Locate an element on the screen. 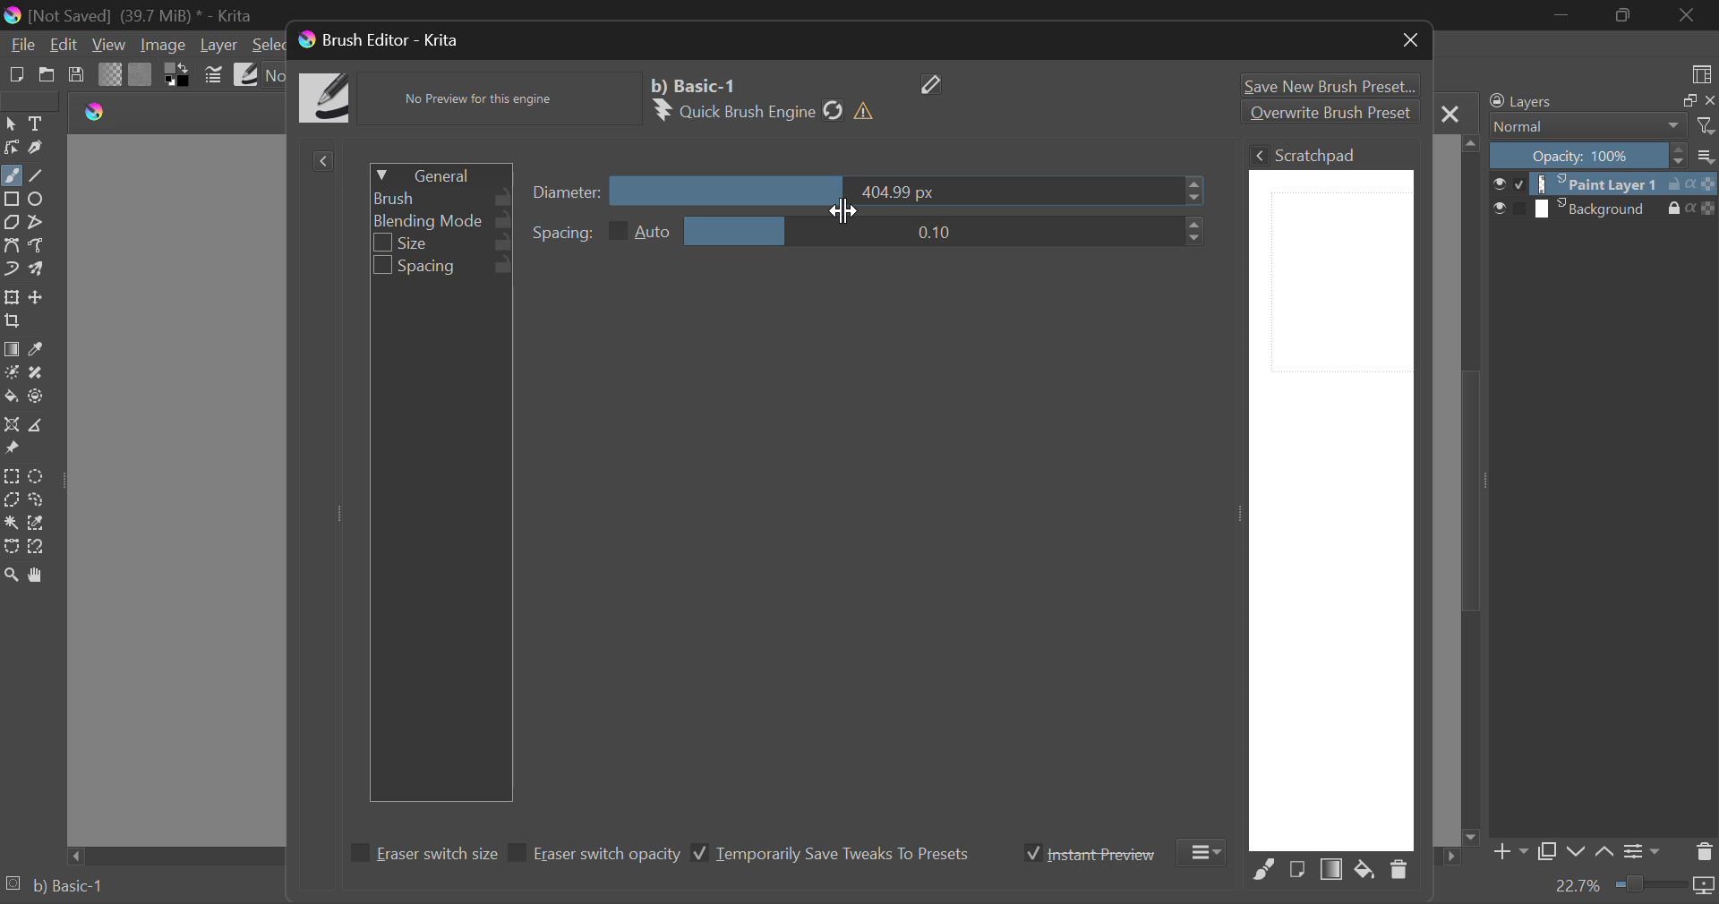  Brush Icon is located at coordinates (327, 99).